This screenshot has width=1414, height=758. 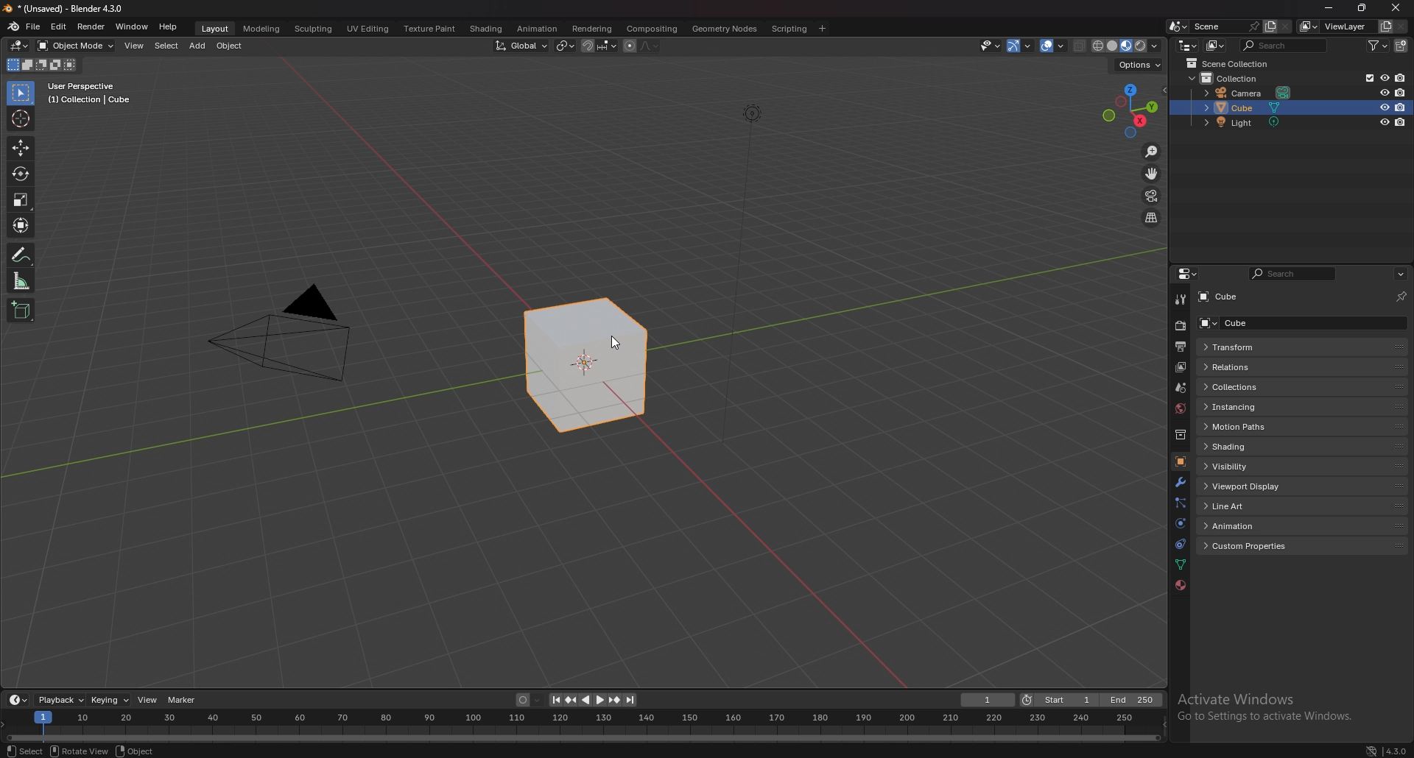 I want to click on search, so click(x=1281, y=46).